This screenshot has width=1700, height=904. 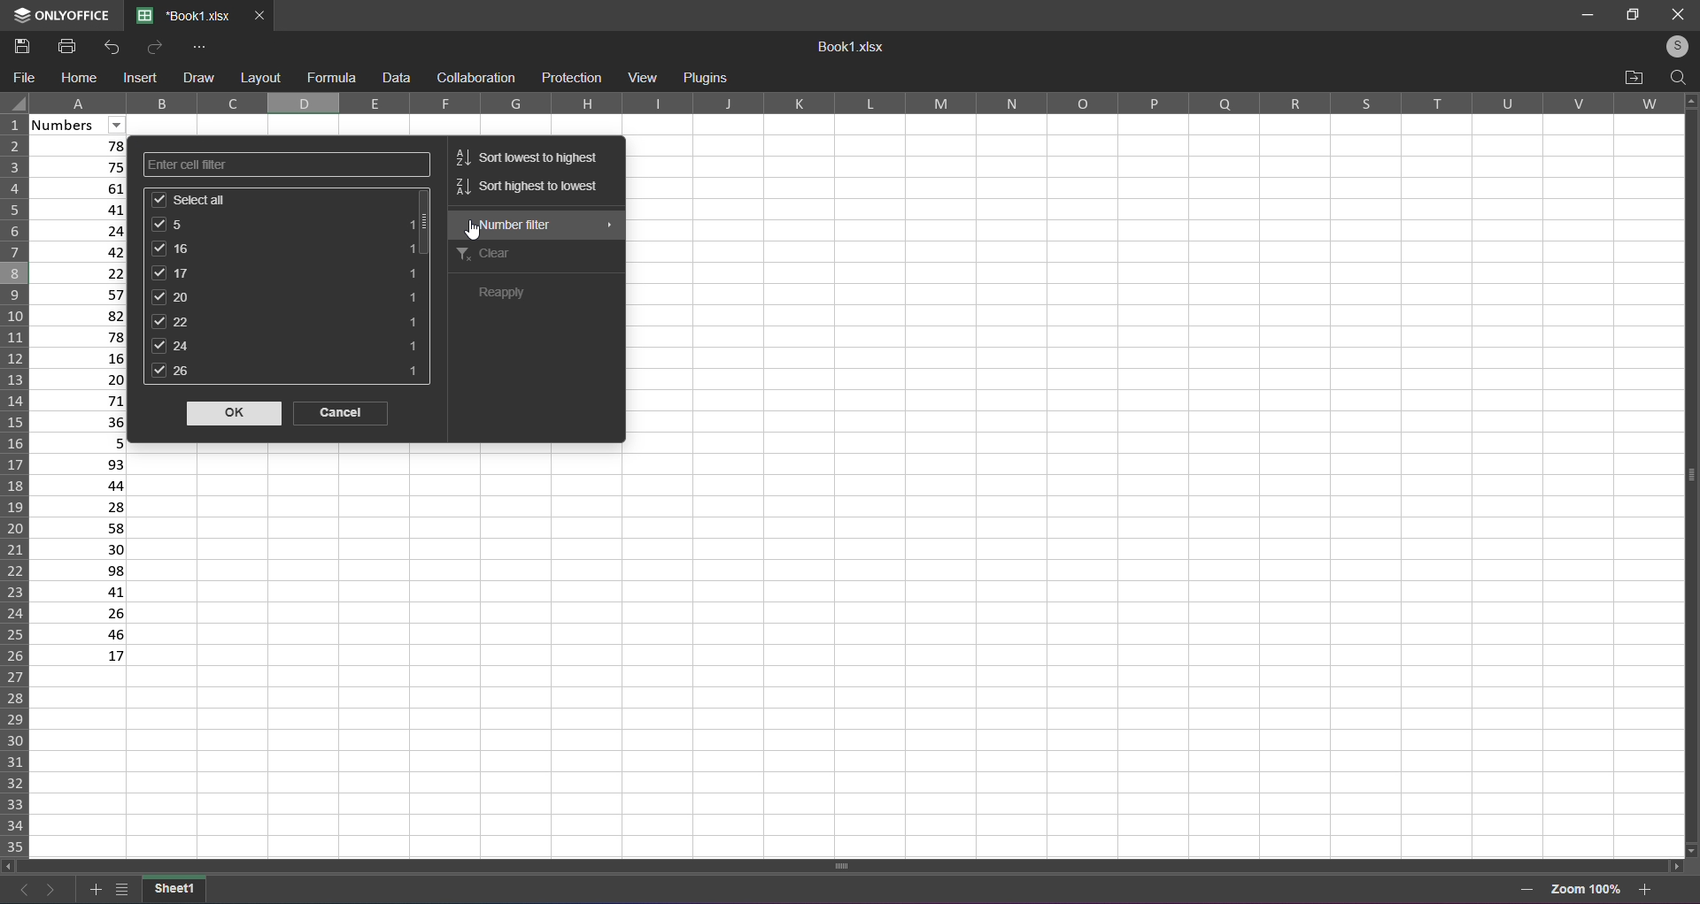 What do you see at coordinates (174, 888) in the screenshot?
I see `current sheet` at bounding box center [174, 888].